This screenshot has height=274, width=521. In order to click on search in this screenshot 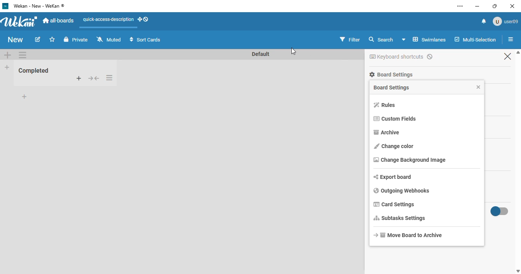, I will do `click(382, 40)`.